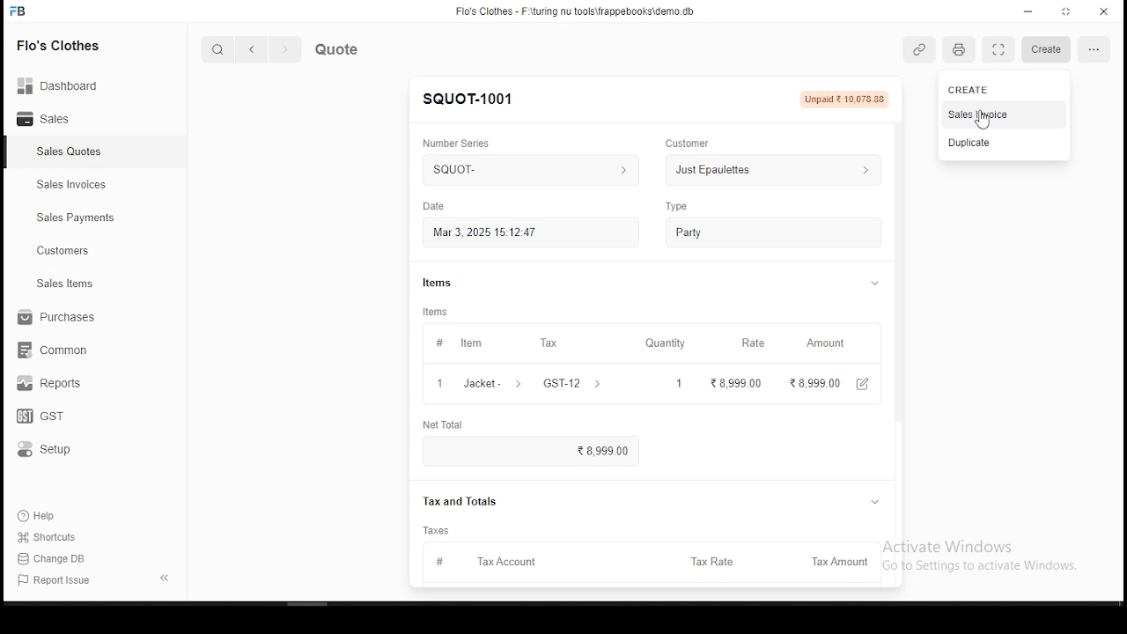 This screenshot has height=634, width=1127. I want to click on tax amount, so click(836, 560).